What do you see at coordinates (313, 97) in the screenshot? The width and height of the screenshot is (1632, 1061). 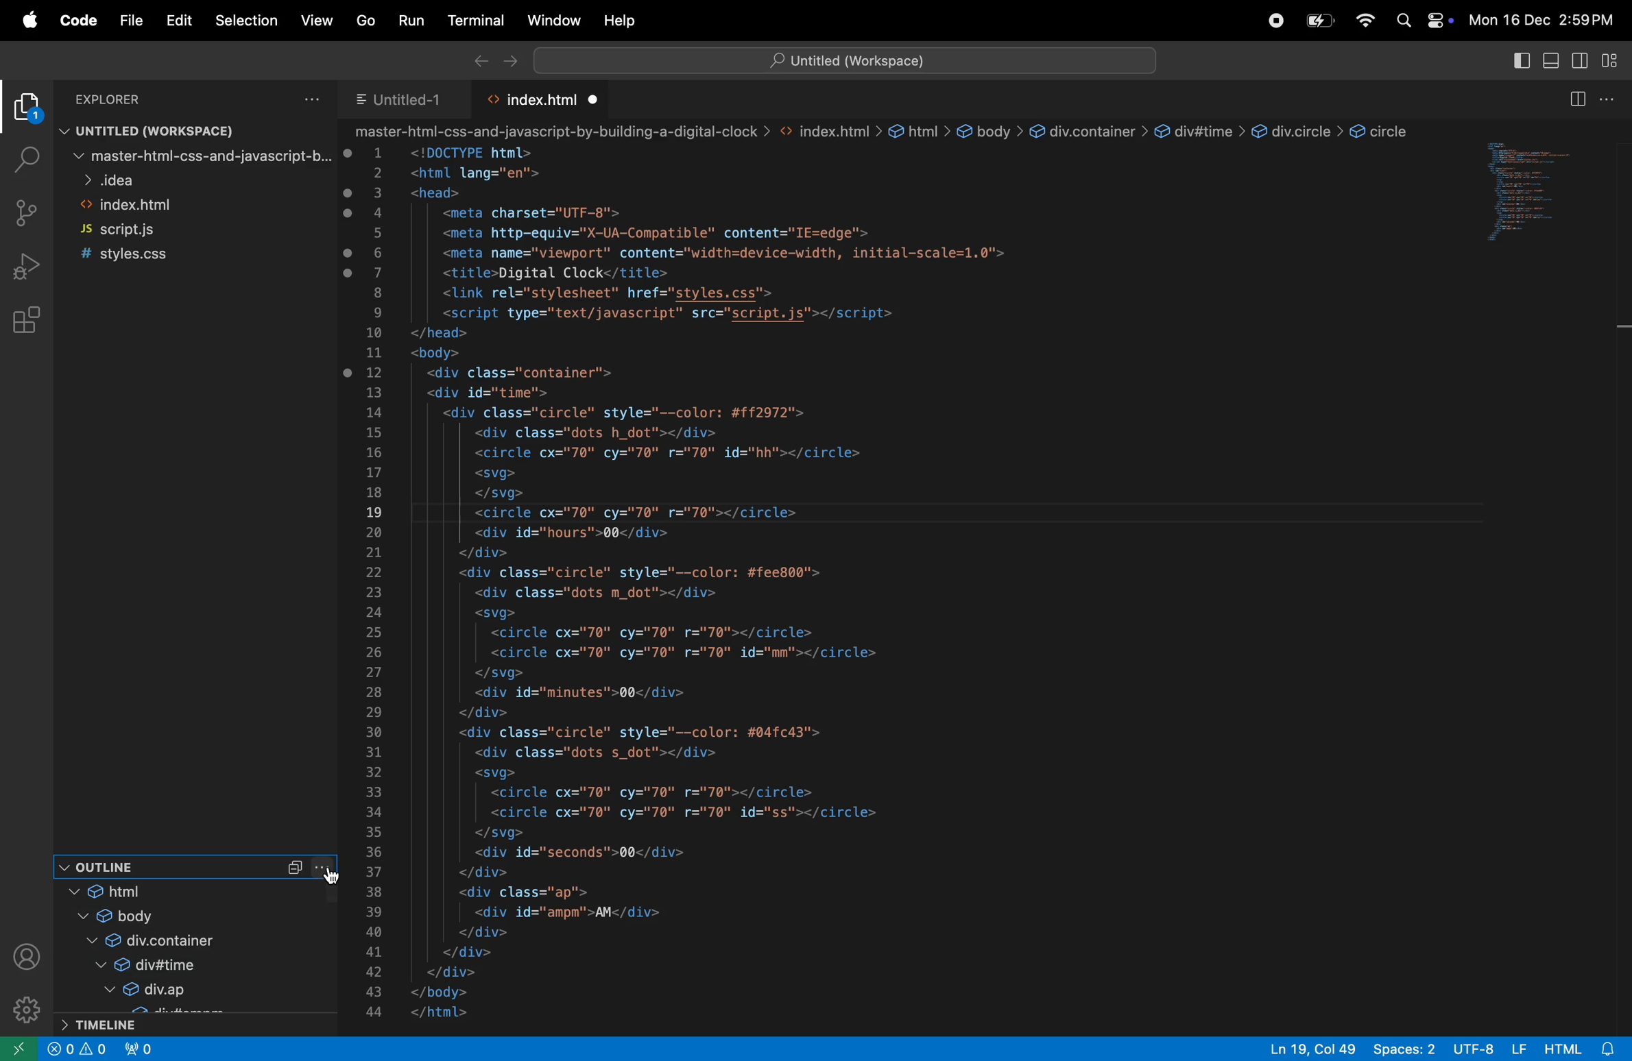 I see `options` at bounding box center [313, 97].